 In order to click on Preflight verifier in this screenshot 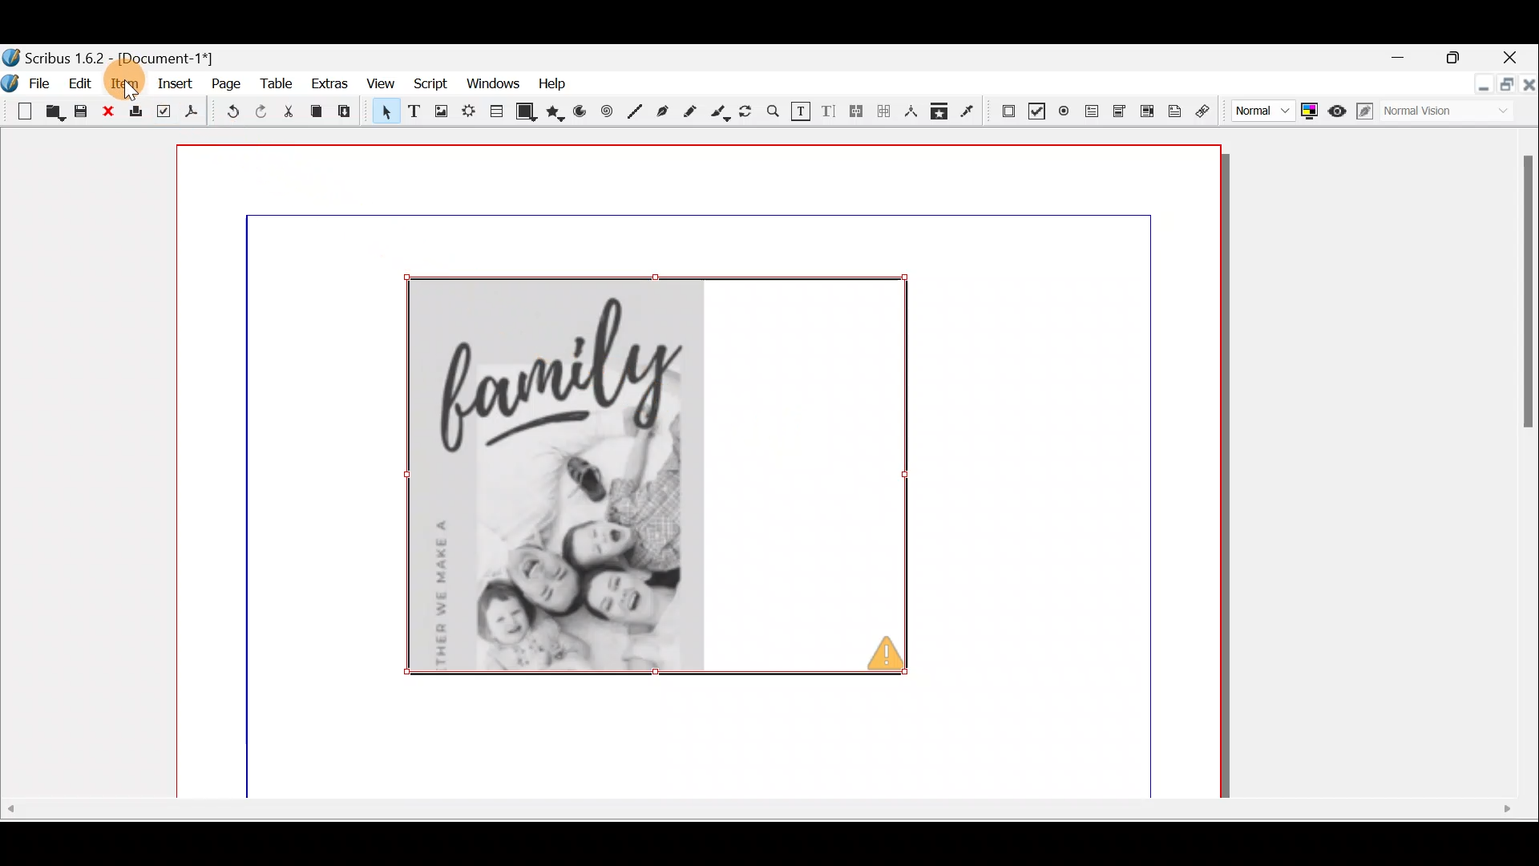, I will do `click(163, 111)`.